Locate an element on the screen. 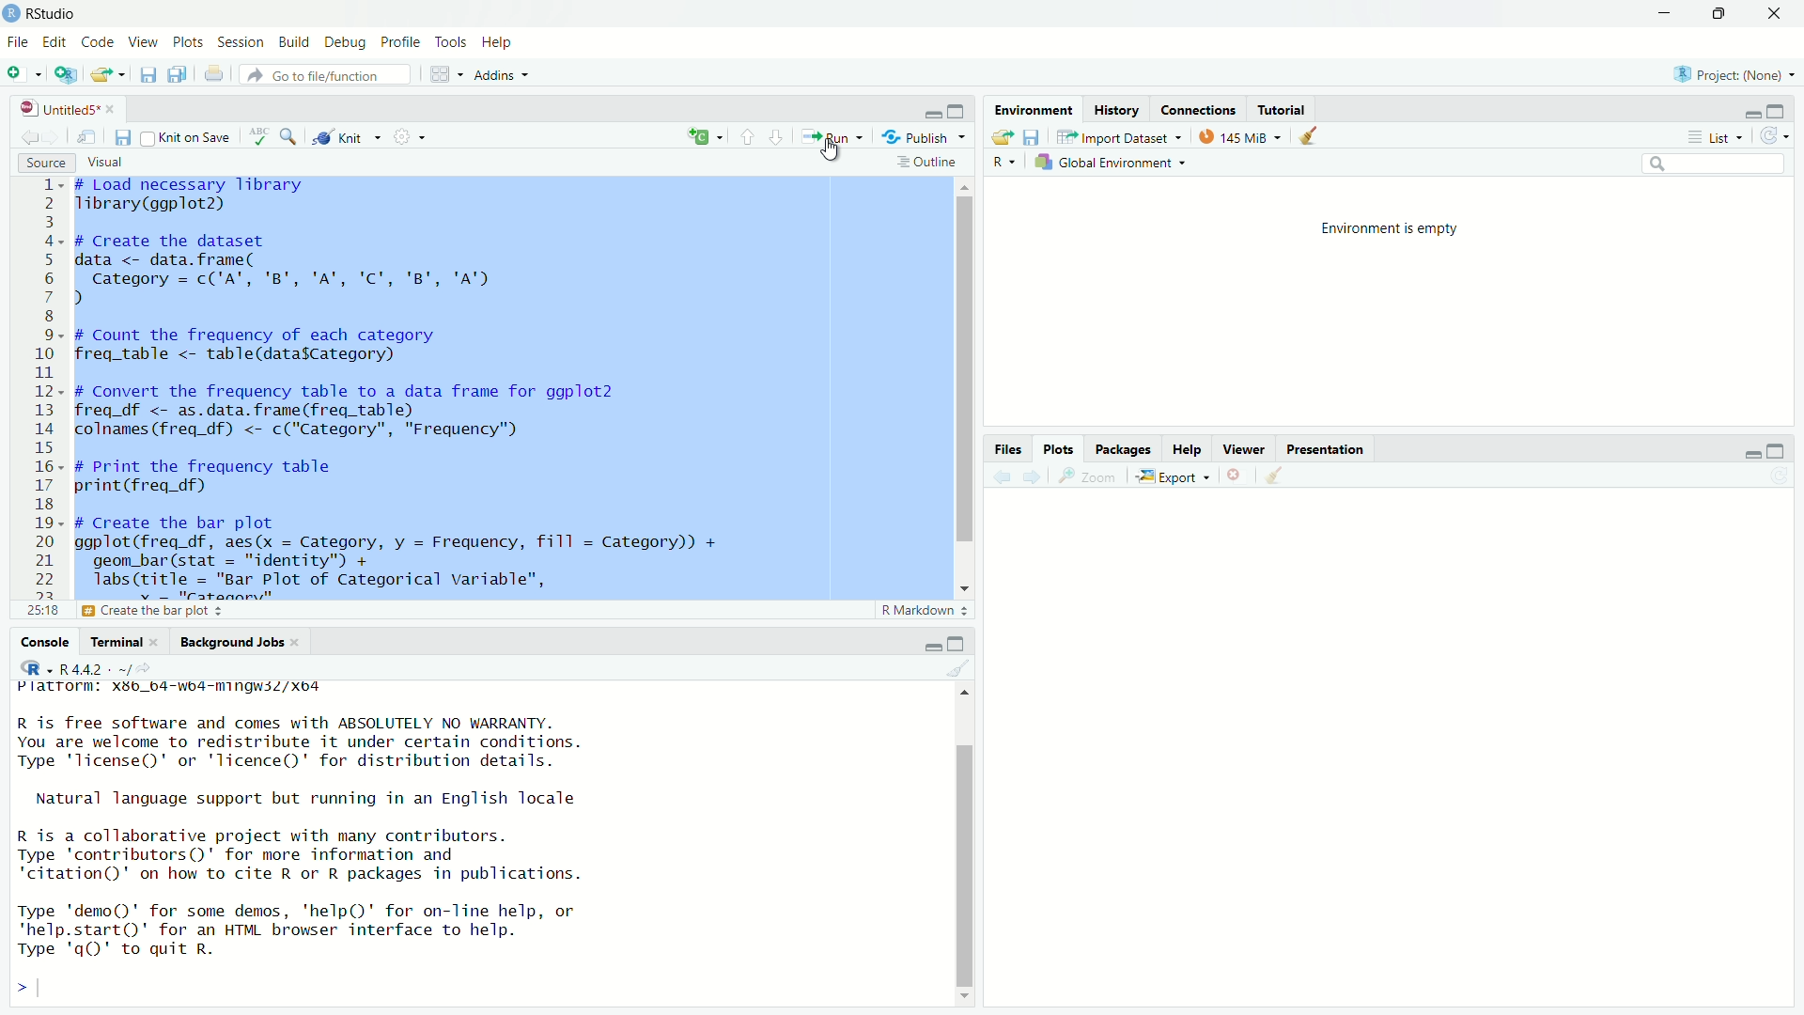 The image size is (1804, 1015). icon is located at coordinates (31, 667).